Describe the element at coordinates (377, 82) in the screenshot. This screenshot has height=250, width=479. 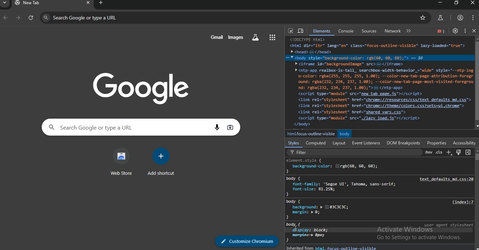
I see `CURRIER Ee<html dir="1tr" lang="en" Class="focus-outline-visible" lazy-loaded="true">> chead> </head><body style="background-color: reb(€0, 60, 60);"> = $0» <iframe id-"backgroundInage® src> </iframe>» <ntp-app realbox-is-tall_ searchbox-width-behavior_~wide® style="--ntp-Lo-color: rgba(2ss, 255, 255, 1.90); --color-neu-tab-page-attribution-foreound: rgba(232, 234, 237, 1.00); --color-new-tab-page-most-visited-foregrnd: rgba(232, 234, 237, 1.00);">G </ntp-app><script type="module” src="new tab page.js"></script><1ink rel="stylesheet" href-"chrome://resources/css/text defaults md.css"<Link rel="stylesheet" href="chrone://theme/colors.css2sets=ui,chrome"><link rel="stylesheet” href-"shared vars.css"><script type="module” src="/lazy load. is"></script><body>` at that location.